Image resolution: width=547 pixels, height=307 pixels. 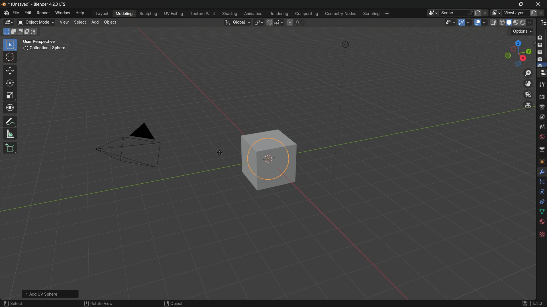 I want to click on proportional editing object, so click(x=290, y=22).